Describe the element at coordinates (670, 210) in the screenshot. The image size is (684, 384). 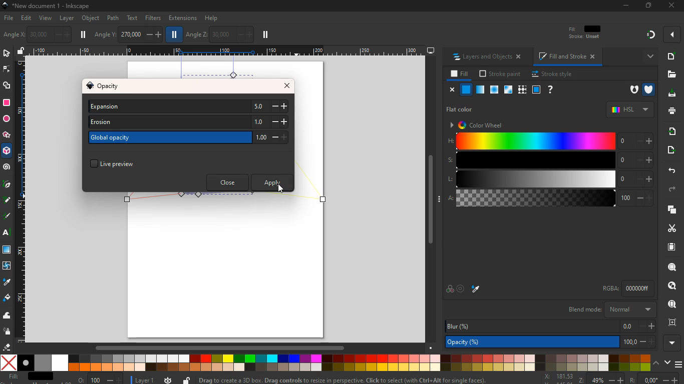
I see `layers` at that location.